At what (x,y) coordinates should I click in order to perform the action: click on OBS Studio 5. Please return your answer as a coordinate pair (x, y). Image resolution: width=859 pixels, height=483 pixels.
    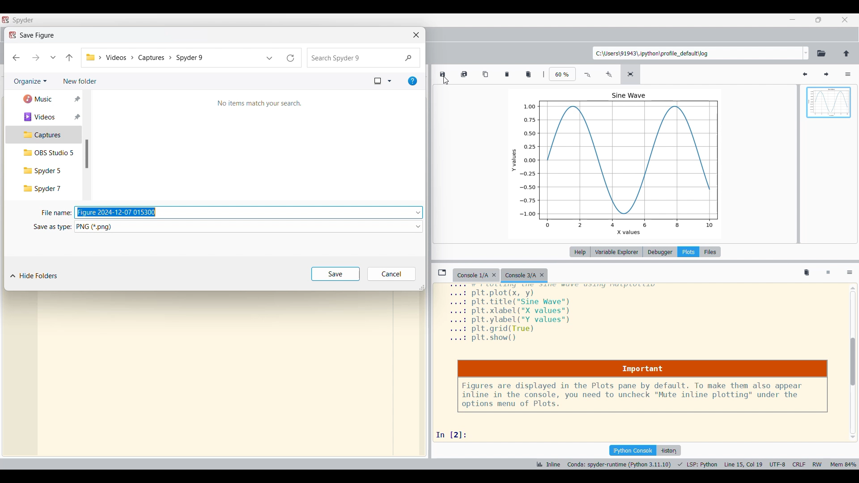
    Looking at the image, I should click on (43, 153).